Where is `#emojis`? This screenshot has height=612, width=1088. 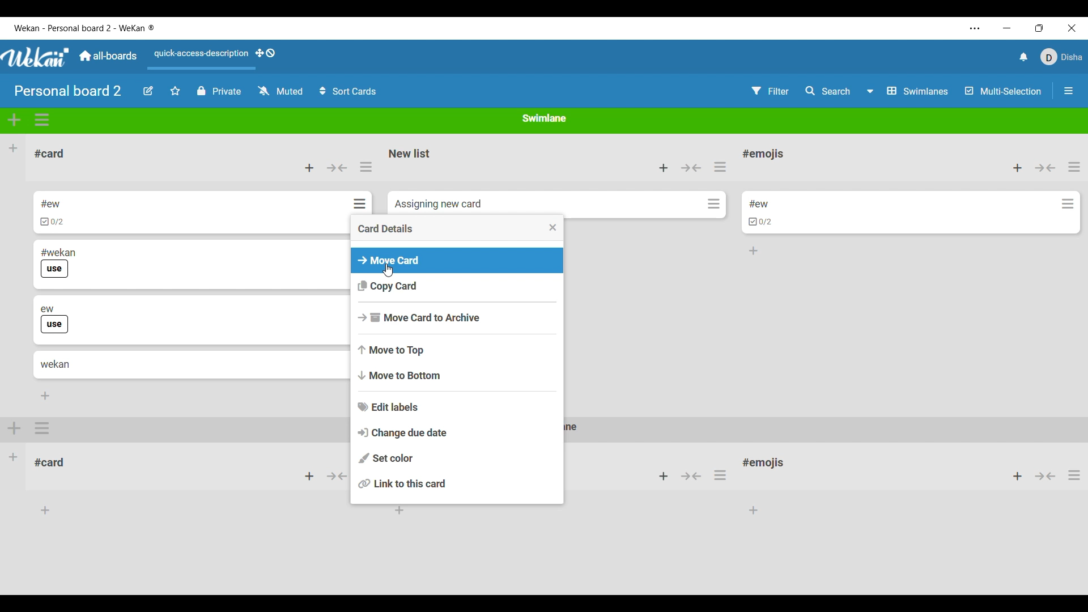 #emojis is located at coordinates (767, 465).